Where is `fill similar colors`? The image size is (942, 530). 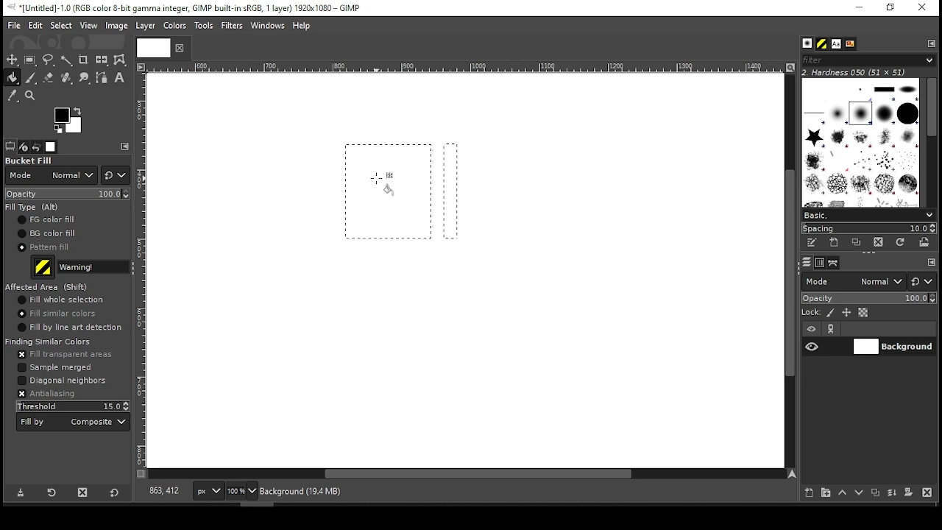 fill similar colors is located at coordinates (55, 314).